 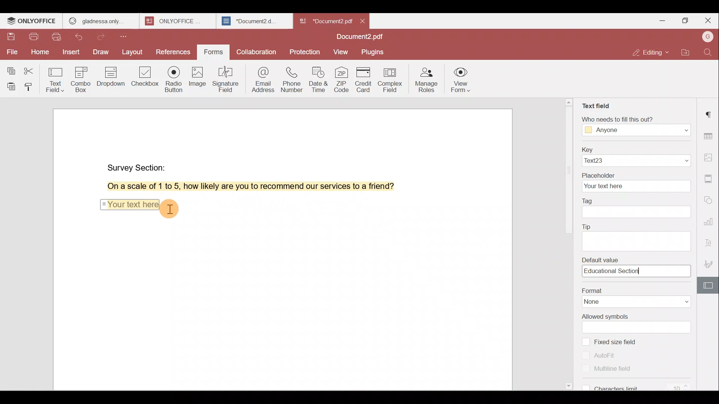 I want to click on close, so click(x=362, y=21).